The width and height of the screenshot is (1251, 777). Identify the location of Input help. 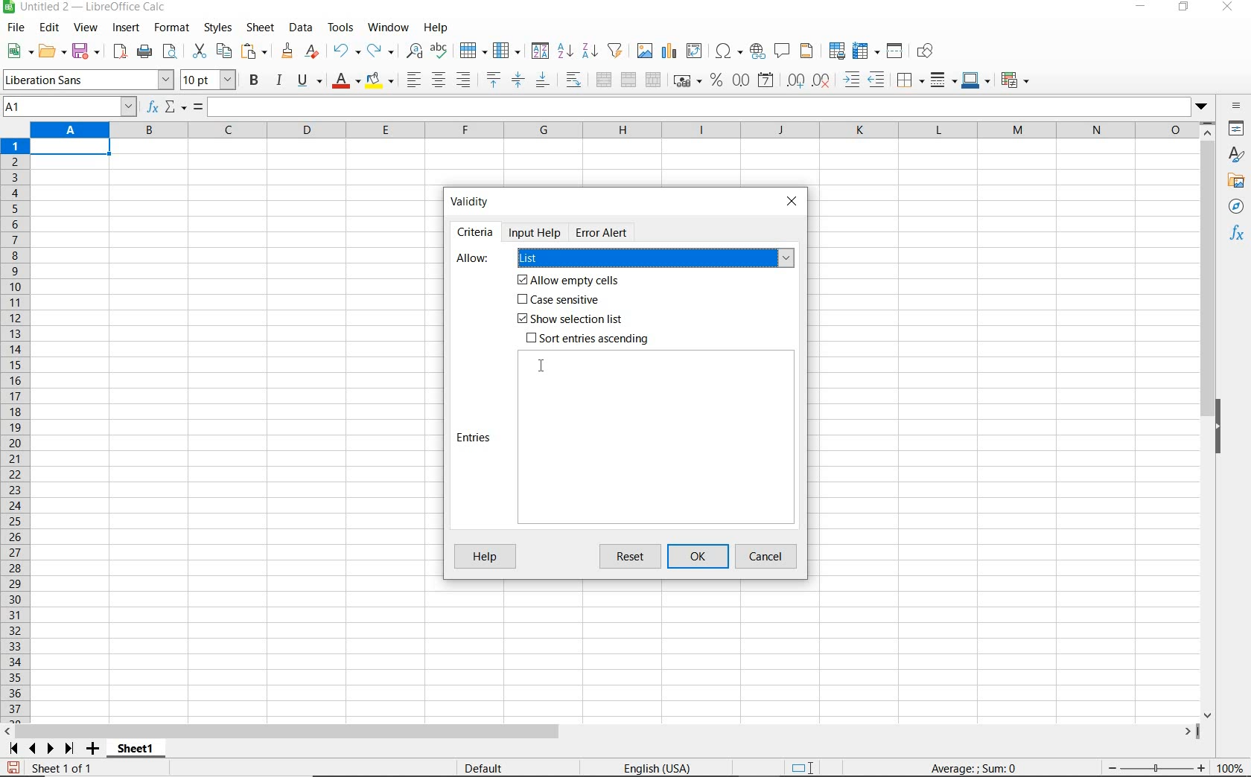
(536, 232).